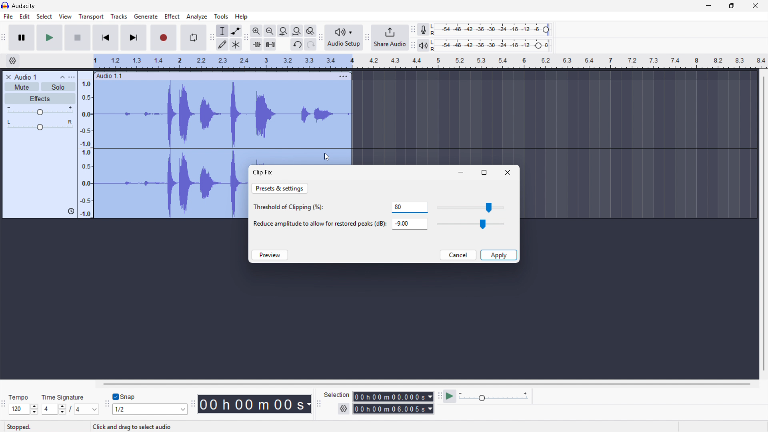 The width and height of the screenshot is (768, 432). What do you see at coordinates (508, 172) in the screenshot?
I see `Close ` at bounding box center [508, 172].